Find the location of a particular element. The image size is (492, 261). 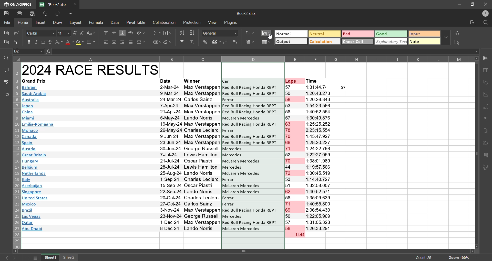

find is located at coordinates (486, 23).